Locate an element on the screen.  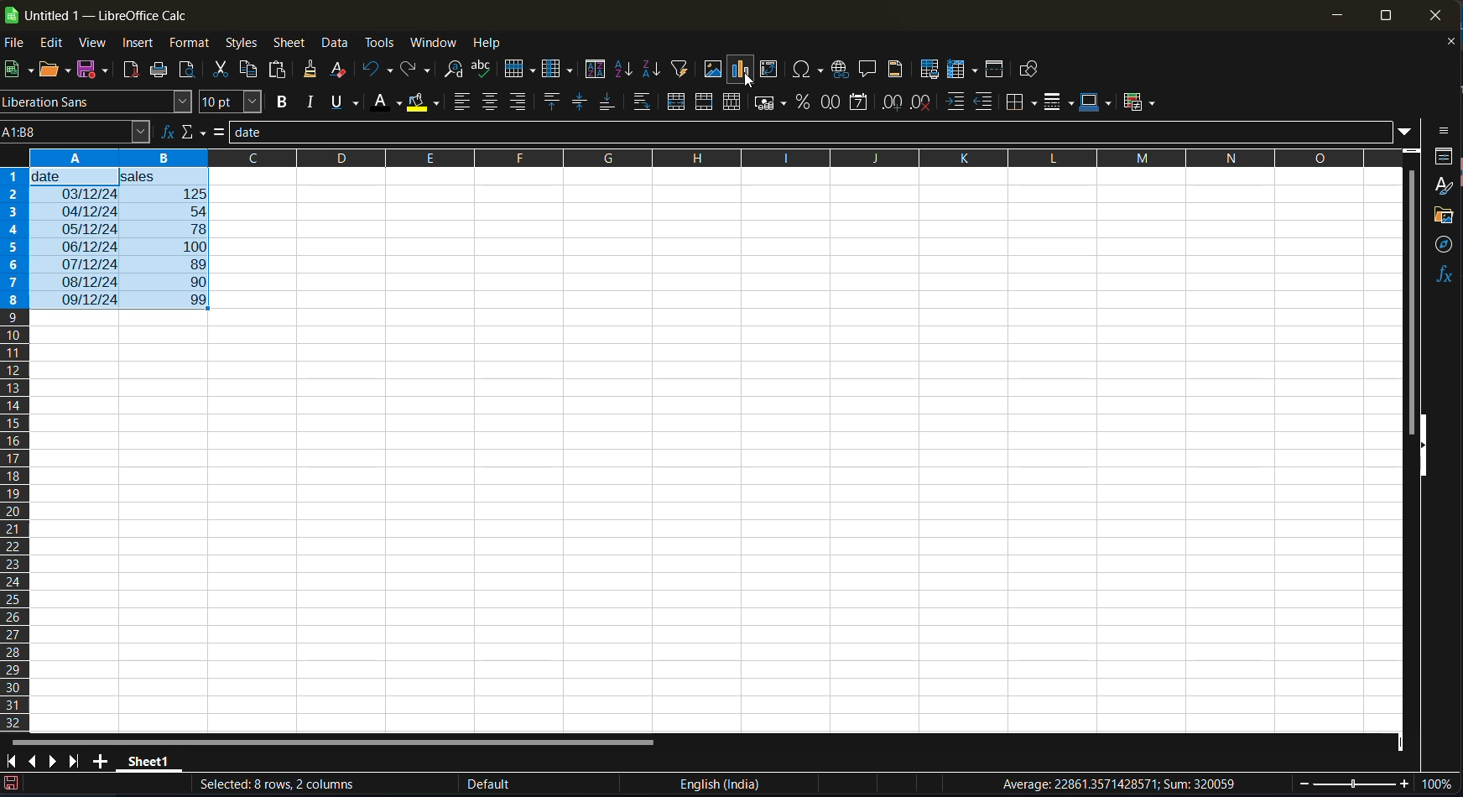
scroll to last sheet is located at coordinates (77, 763).